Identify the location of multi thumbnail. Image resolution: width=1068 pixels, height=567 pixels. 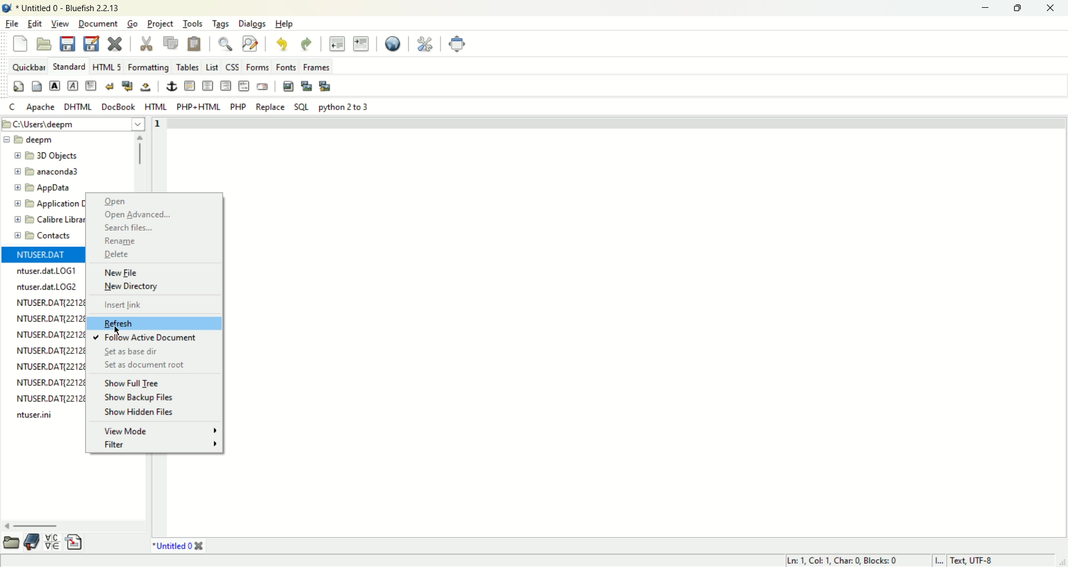
(327, 86).